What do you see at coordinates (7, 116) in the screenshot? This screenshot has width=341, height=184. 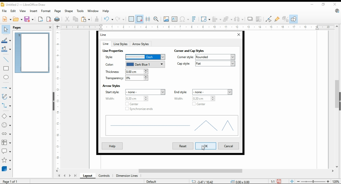 I see `simple shapes` at bounding box center [7, 116].